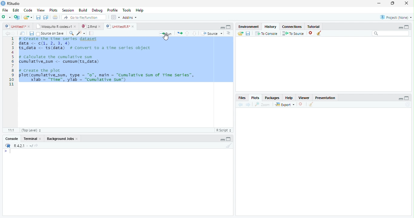  Describe the element at coordinates (12, 150) in the screenshot. I see `Input Cursor` at that location.